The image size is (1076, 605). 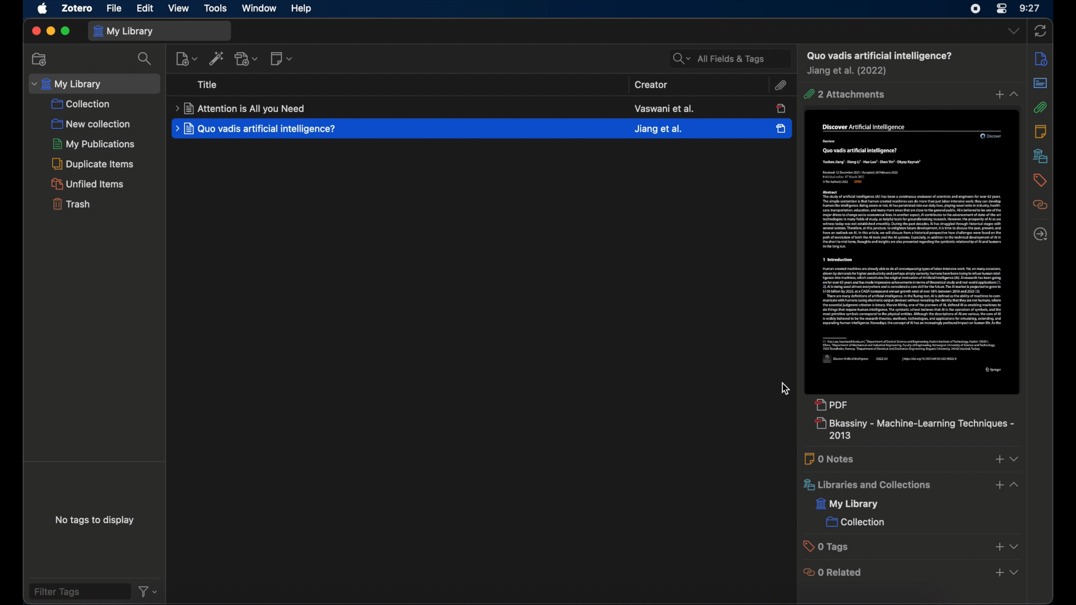 I want to click on pdf, so click(x=832, y=407).